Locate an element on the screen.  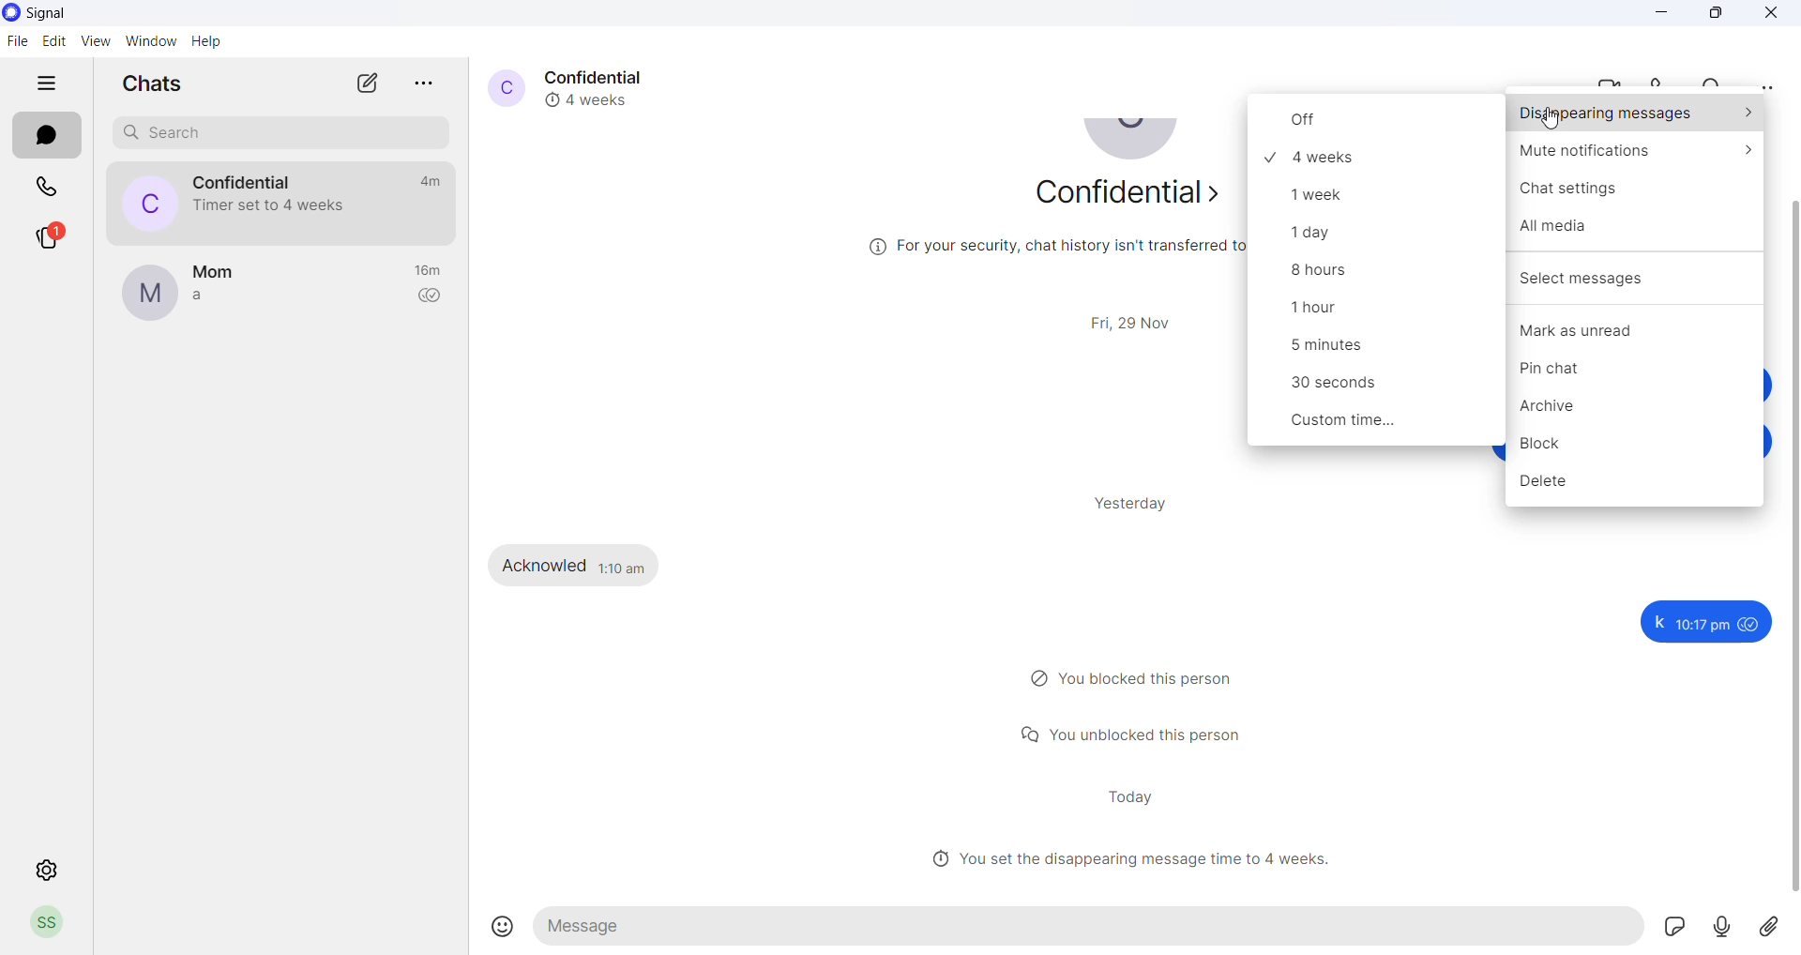
contact is located at coordinates (216, 271).